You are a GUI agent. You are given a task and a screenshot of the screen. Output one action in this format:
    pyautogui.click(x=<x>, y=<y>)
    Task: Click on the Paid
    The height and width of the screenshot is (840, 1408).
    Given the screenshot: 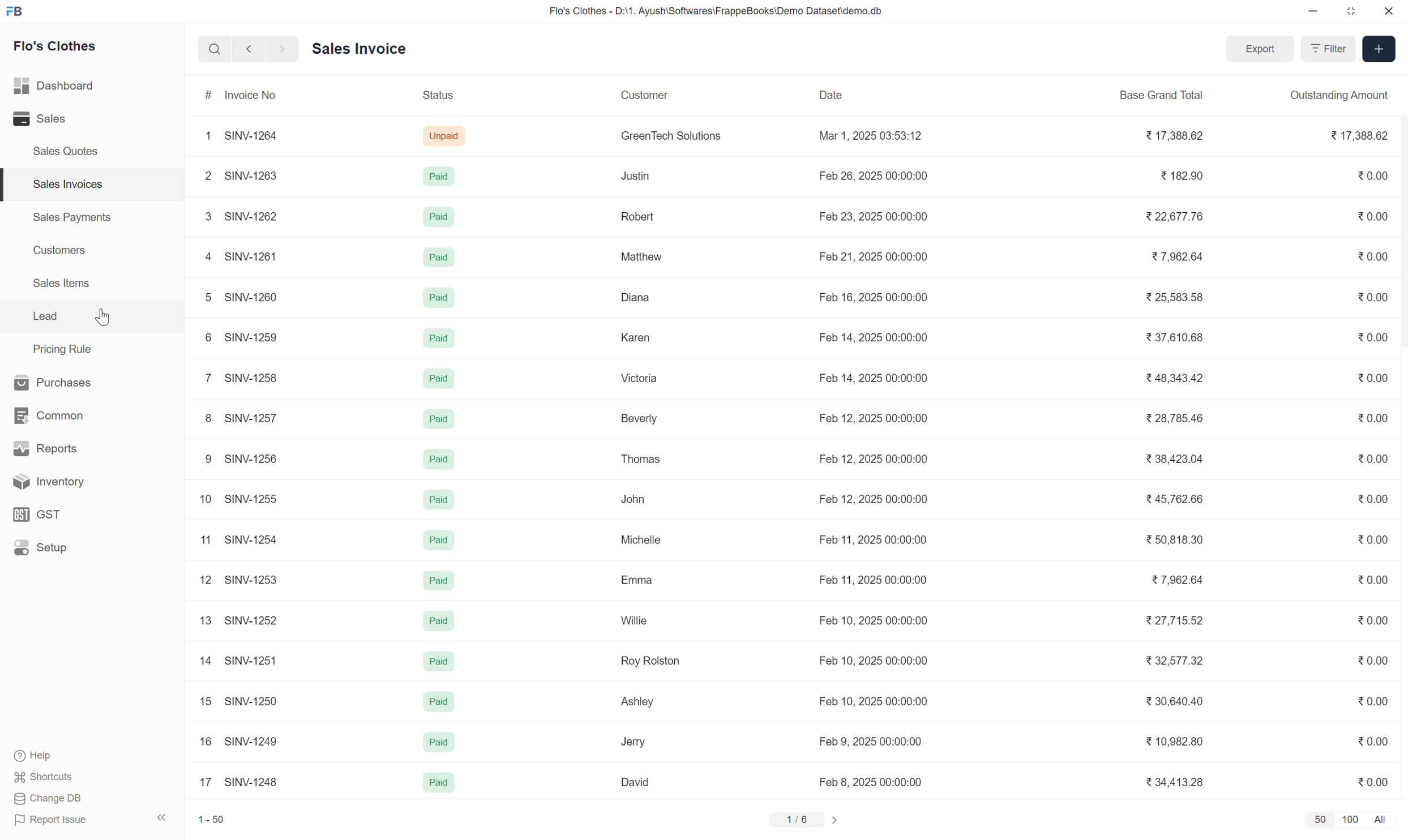 What is the action you would take?
    pyautogui.click(x=436, y=783)
    